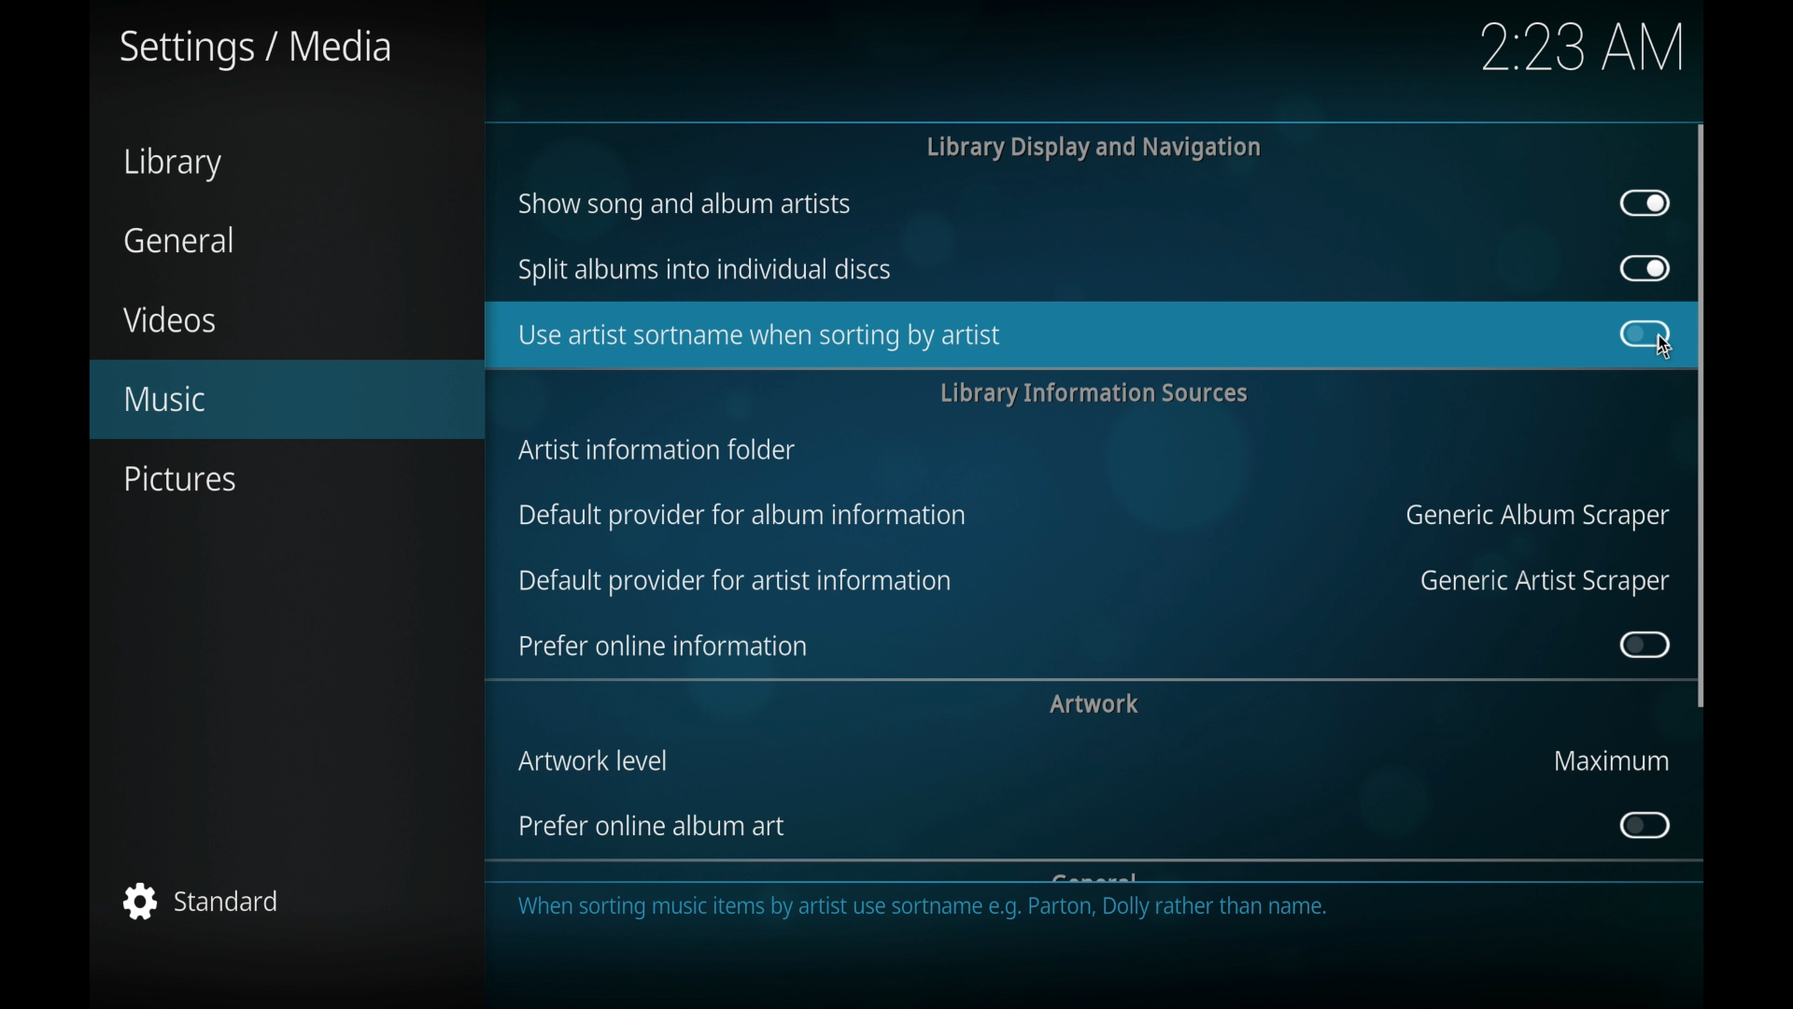 This screenshot has height=1009, width=1793. What do you see at coordinates (274, 398) in the screenshot?
I see `music` at bounding box center [274, 398].